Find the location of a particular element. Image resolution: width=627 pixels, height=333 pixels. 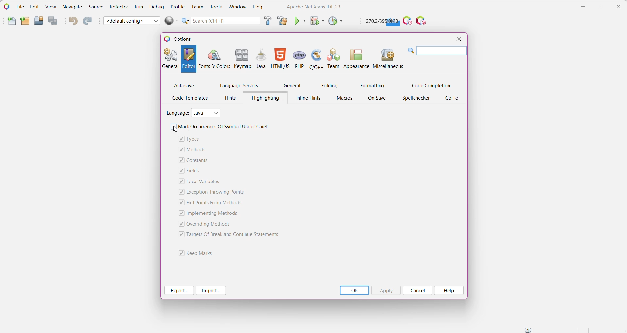

View is located at coordinates (50, 7).